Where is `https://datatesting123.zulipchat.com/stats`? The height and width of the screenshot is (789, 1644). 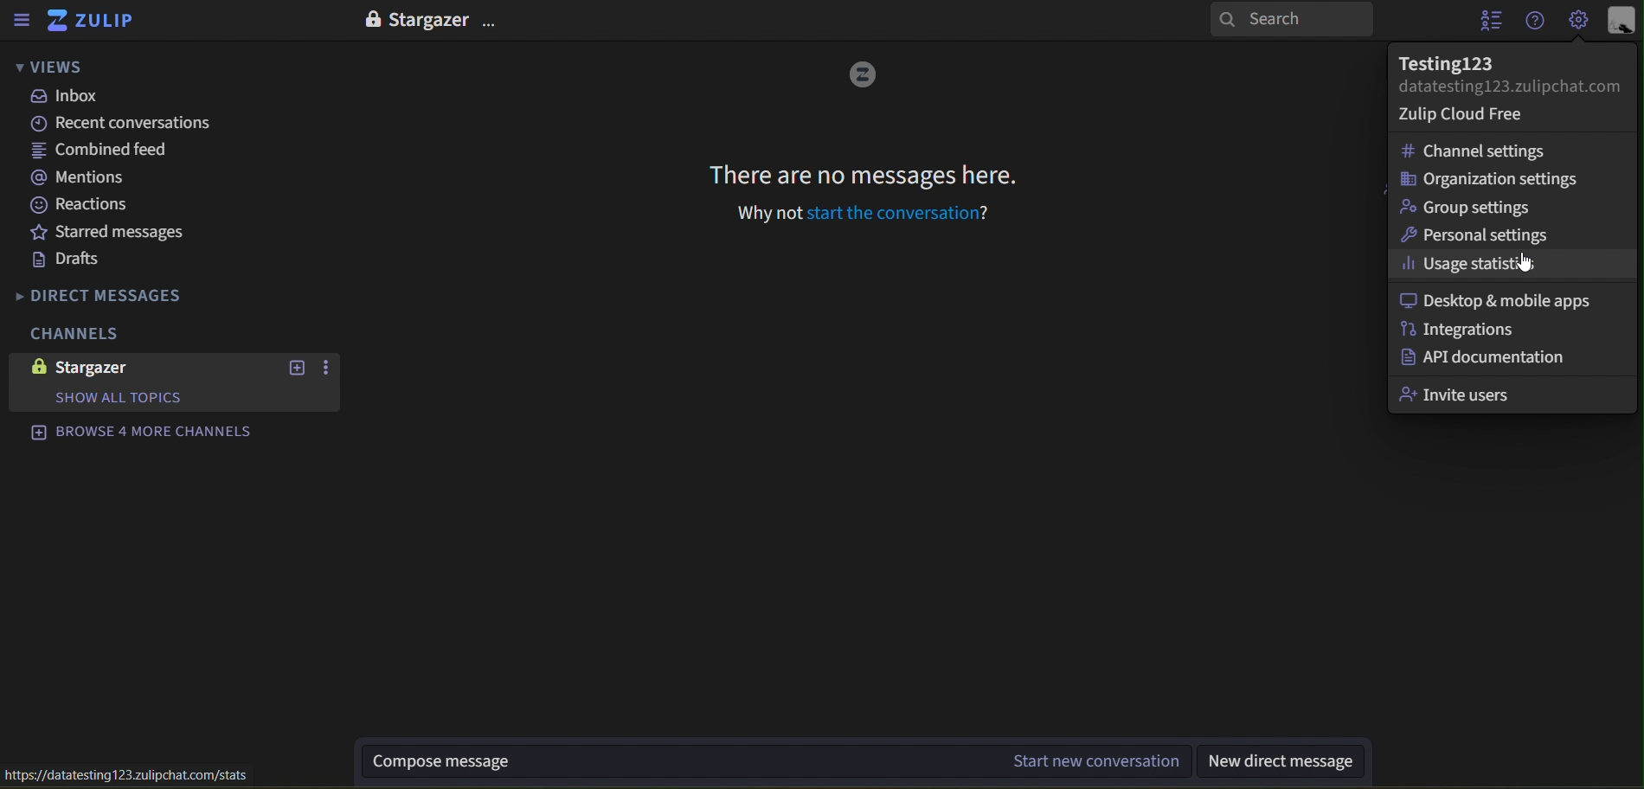
https://datatesting123.zulipchat.com/stats is located at coordinates (138, 776).